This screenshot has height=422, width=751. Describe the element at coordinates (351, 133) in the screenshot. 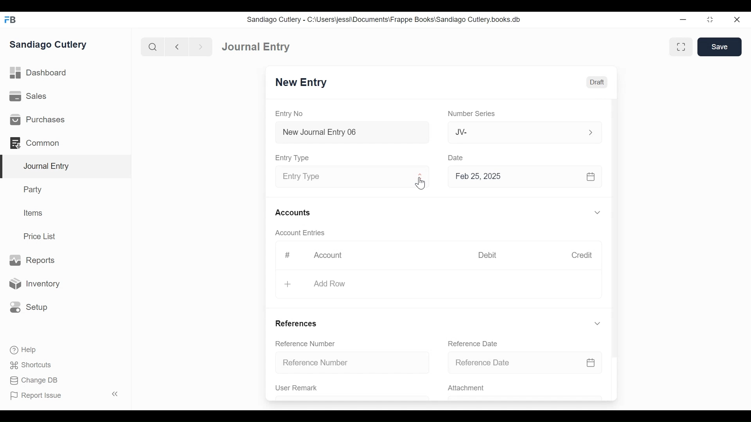

I see `New Journal Entry 06` at that location.